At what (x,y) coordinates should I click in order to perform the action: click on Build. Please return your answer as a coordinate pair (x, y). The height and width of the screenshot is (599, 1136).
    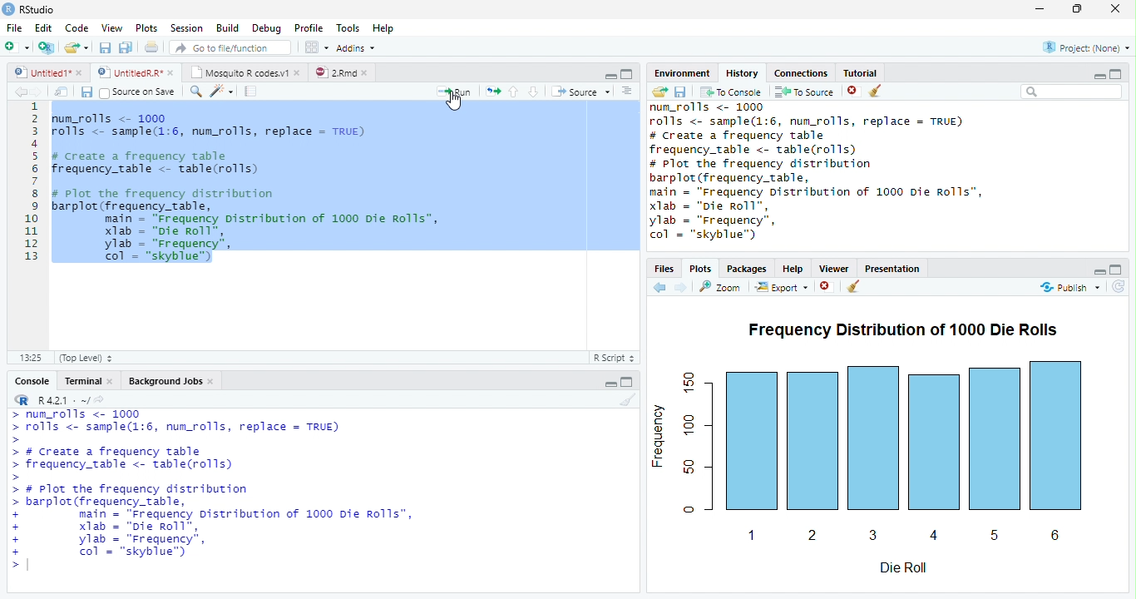
    Looking at the image, I should click on (229, 27).